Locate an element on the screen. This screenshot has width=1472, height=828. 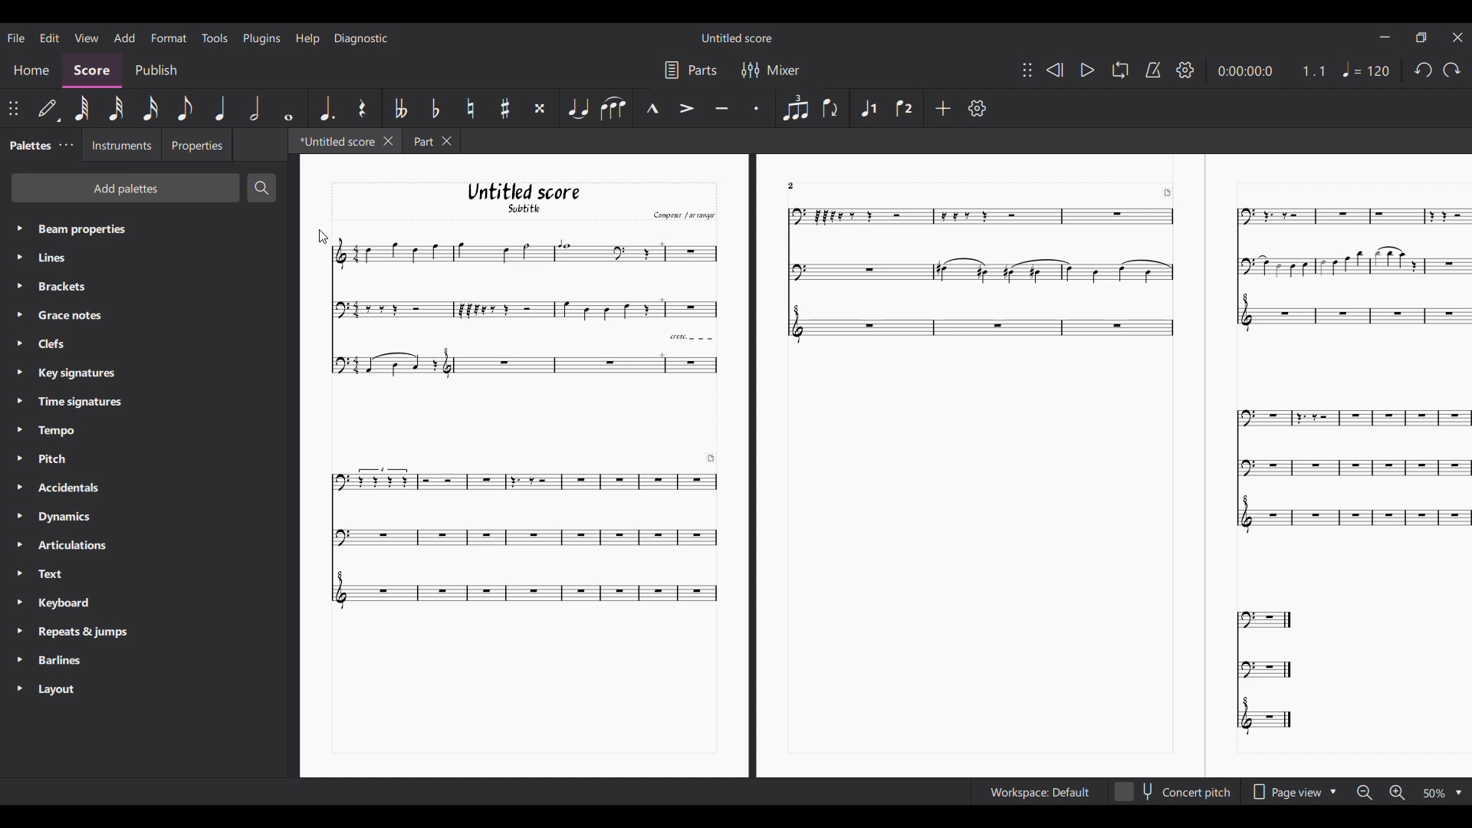
 is located at coordinates (16, 604).